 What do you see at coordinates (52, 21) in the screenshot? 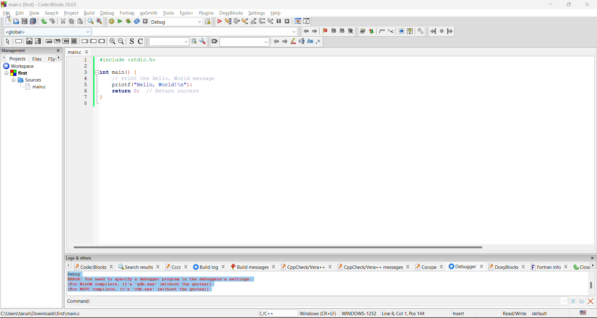
I see `undo` at bounding box center [52, 21].